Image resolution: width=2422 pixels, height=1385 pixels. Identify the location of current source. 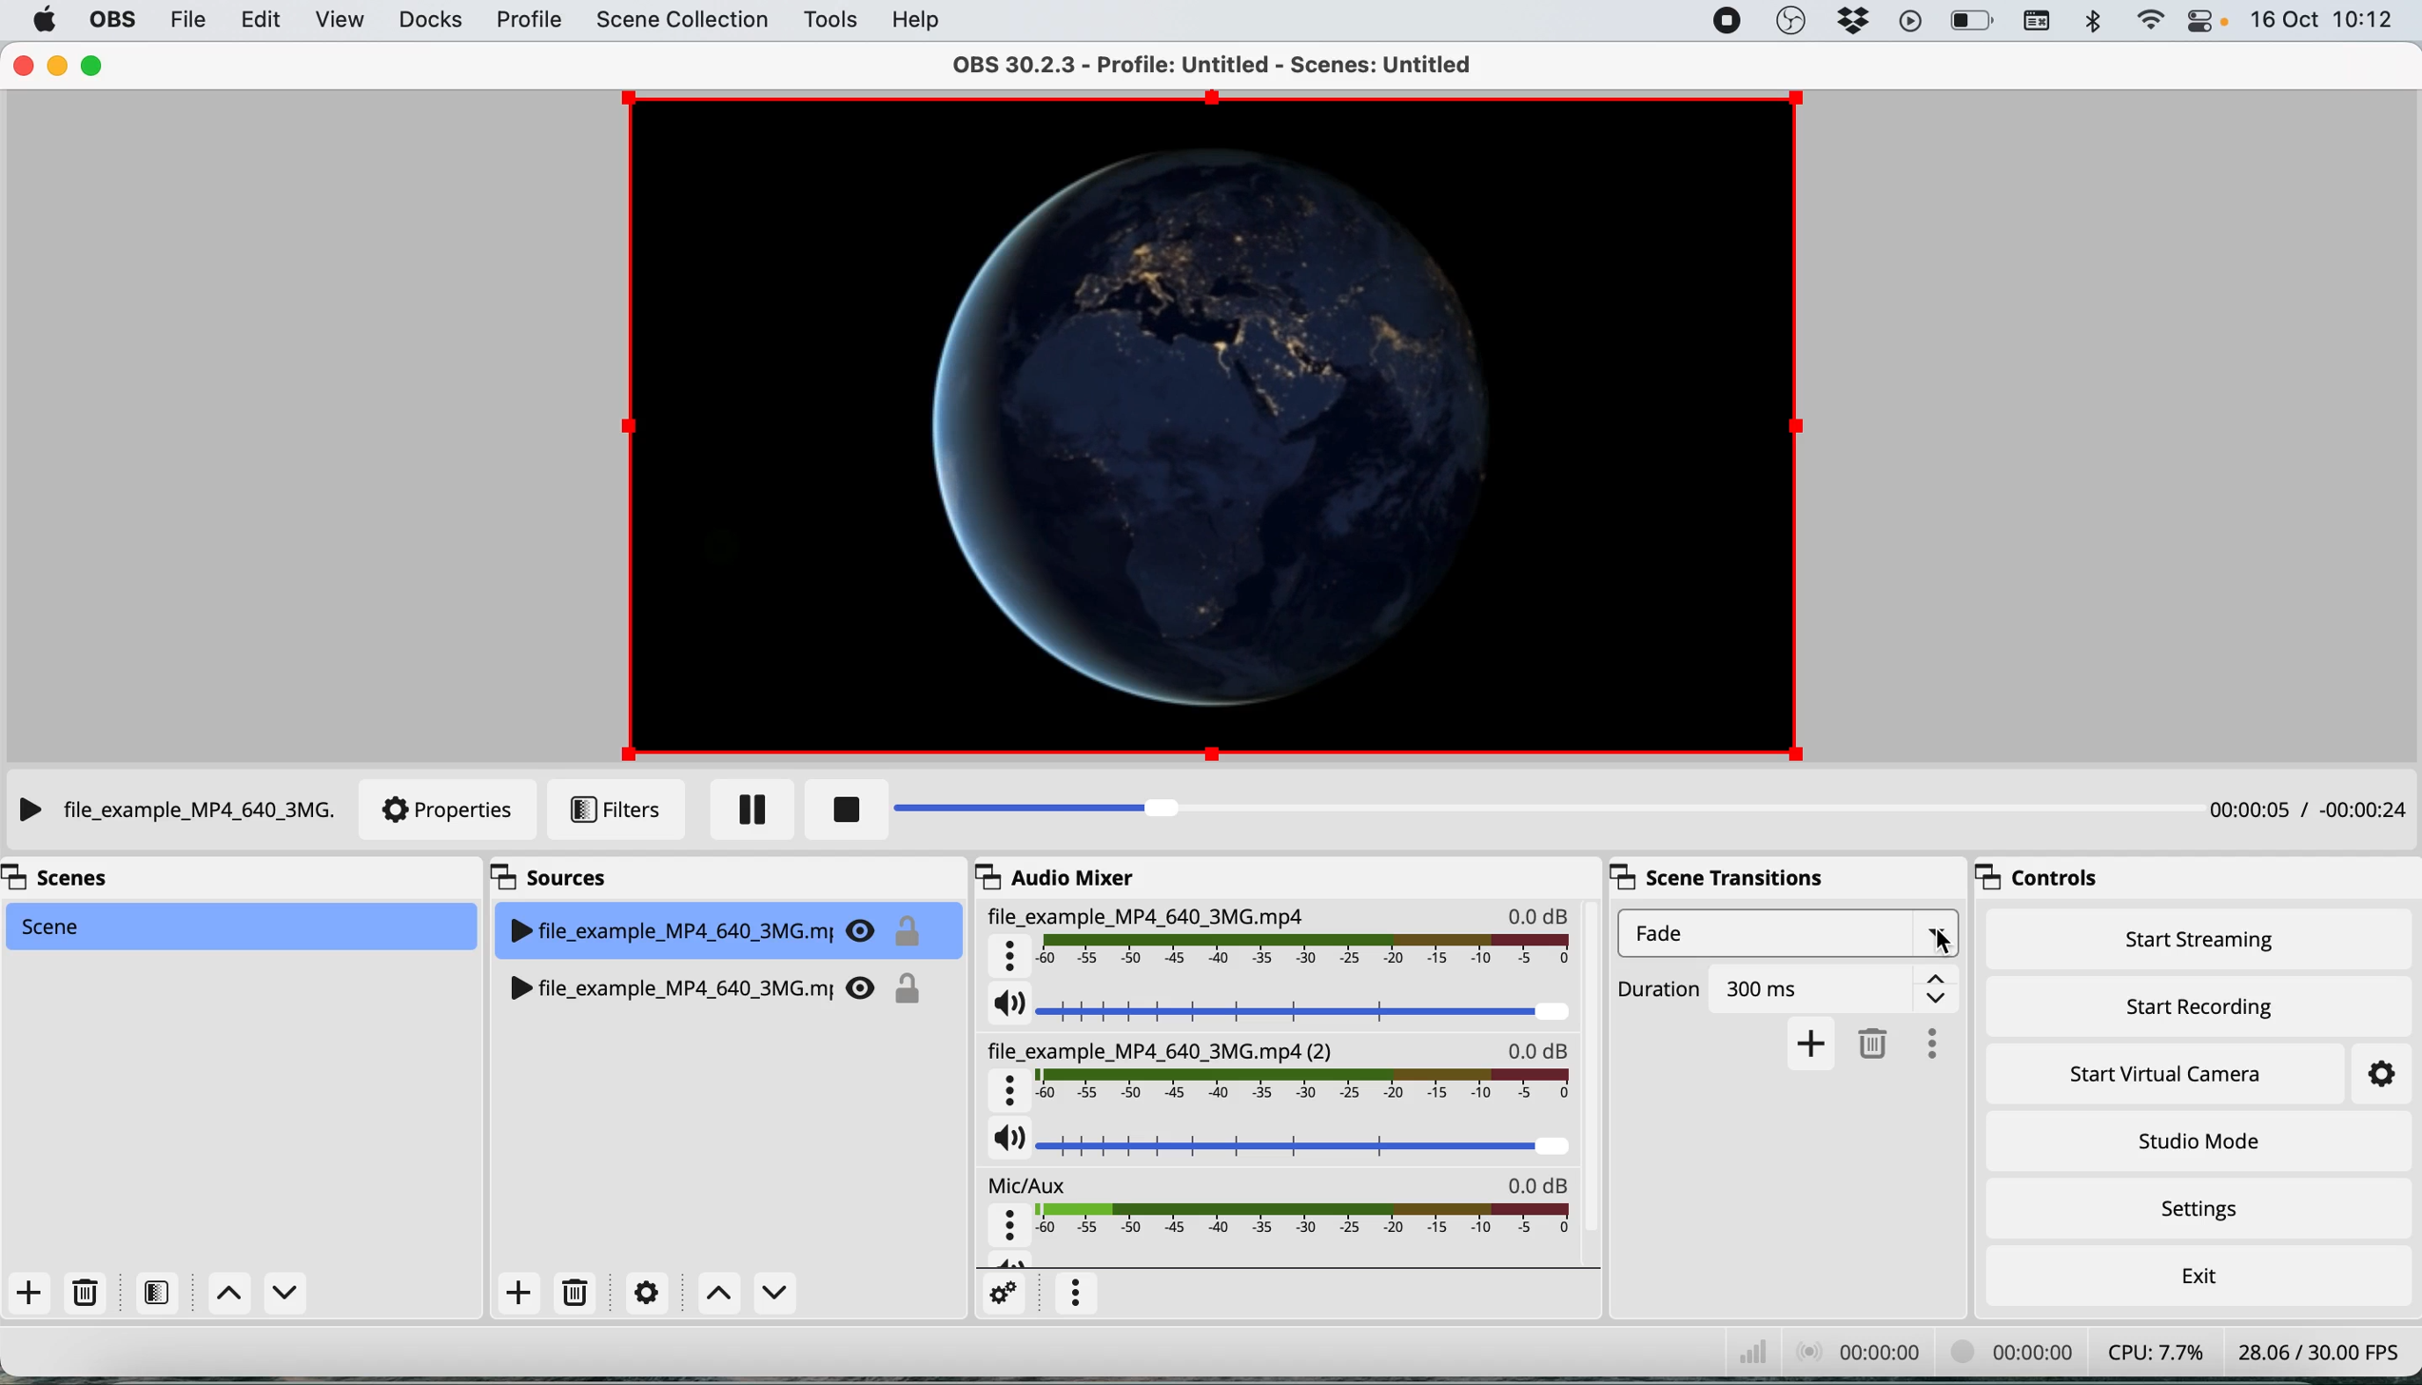
(1204, 426).